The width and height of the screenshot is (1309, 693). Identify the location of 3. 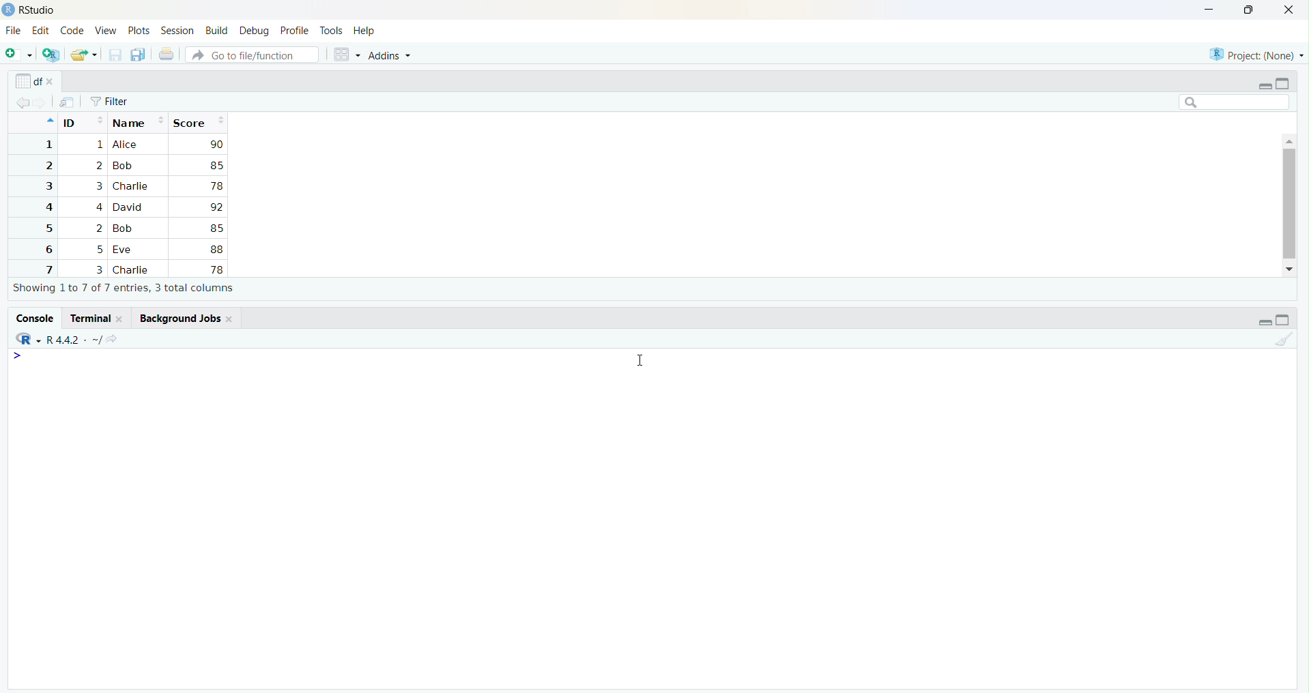
(97, 186).